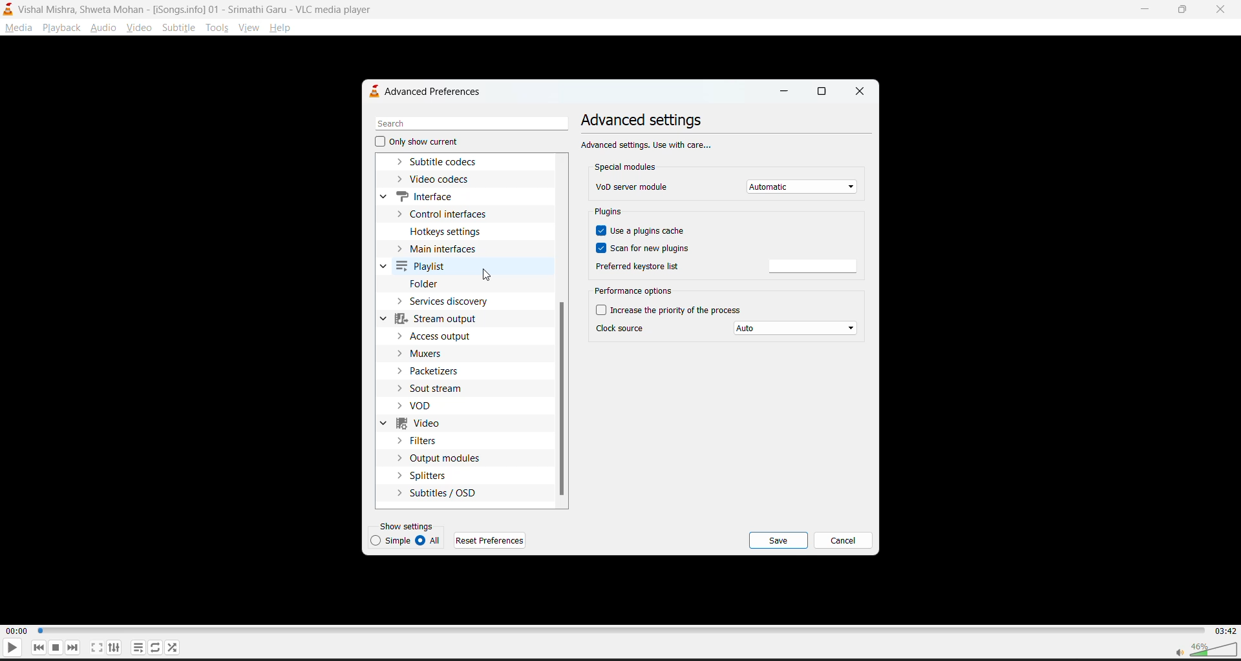  What do you see at coordinates (845, 540) in the screenshot?
I see `cancel` at bounding box center [845, 540].